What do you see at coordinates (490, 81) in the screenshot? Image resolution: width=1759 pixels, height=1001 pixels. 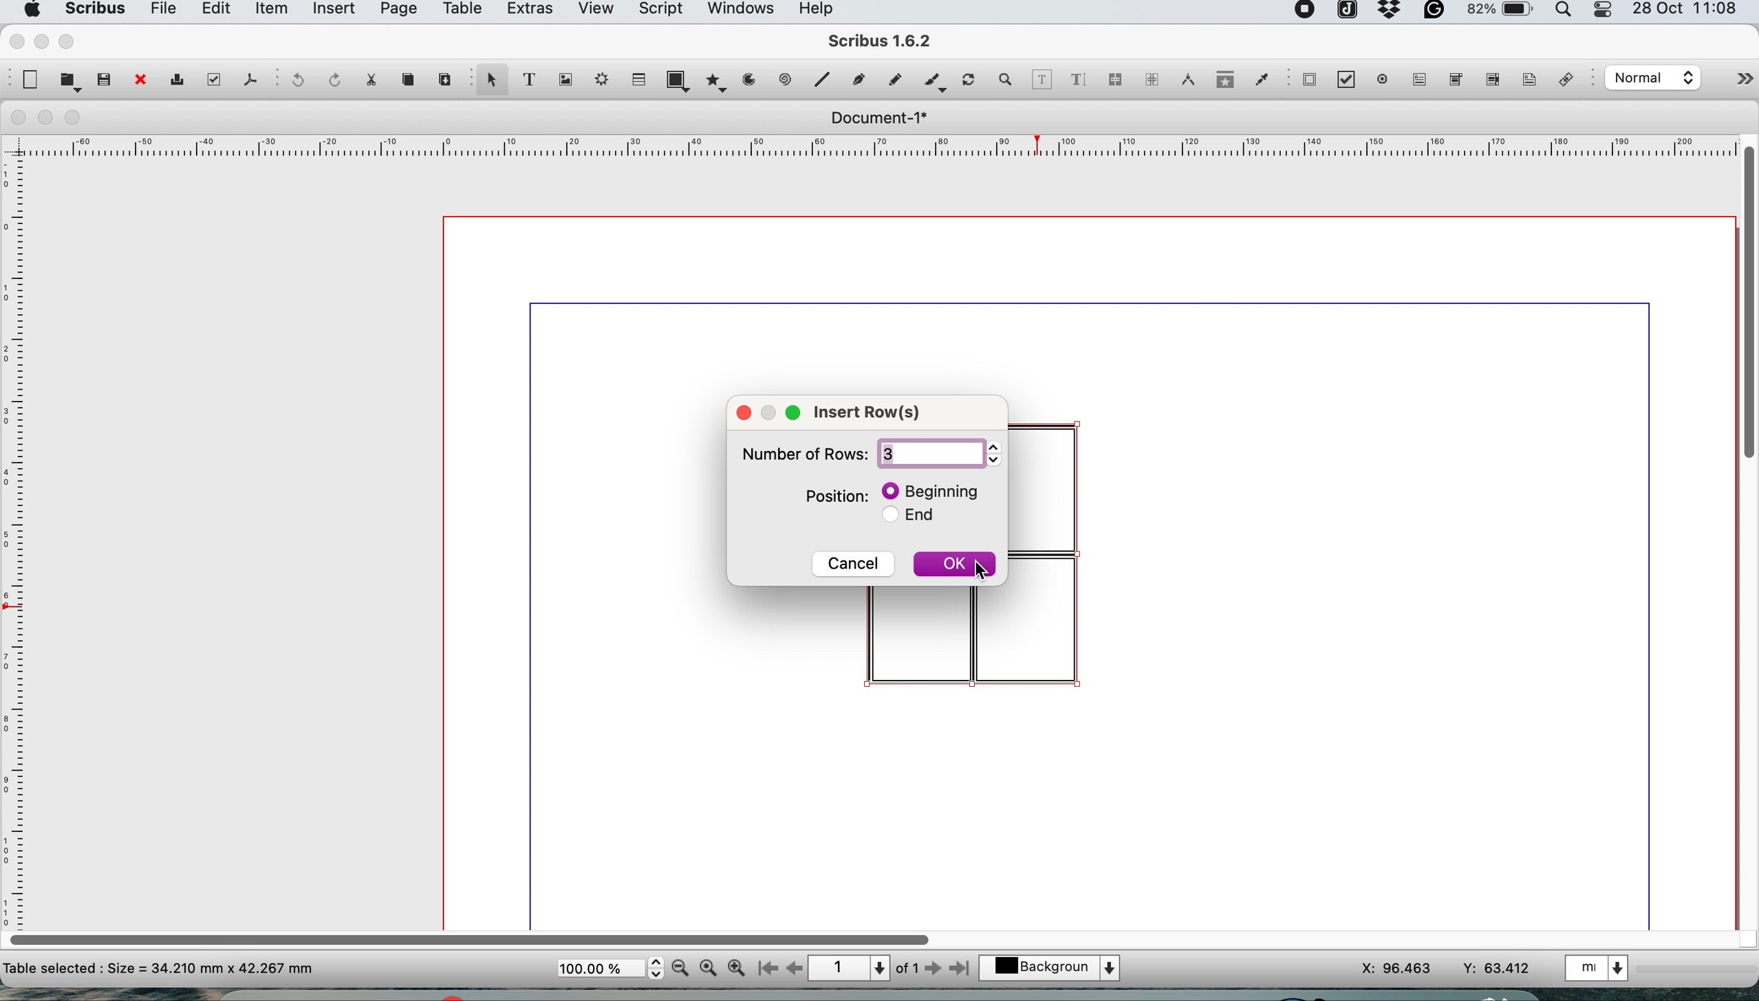 I see `select item` at bounding box center [490, 81].